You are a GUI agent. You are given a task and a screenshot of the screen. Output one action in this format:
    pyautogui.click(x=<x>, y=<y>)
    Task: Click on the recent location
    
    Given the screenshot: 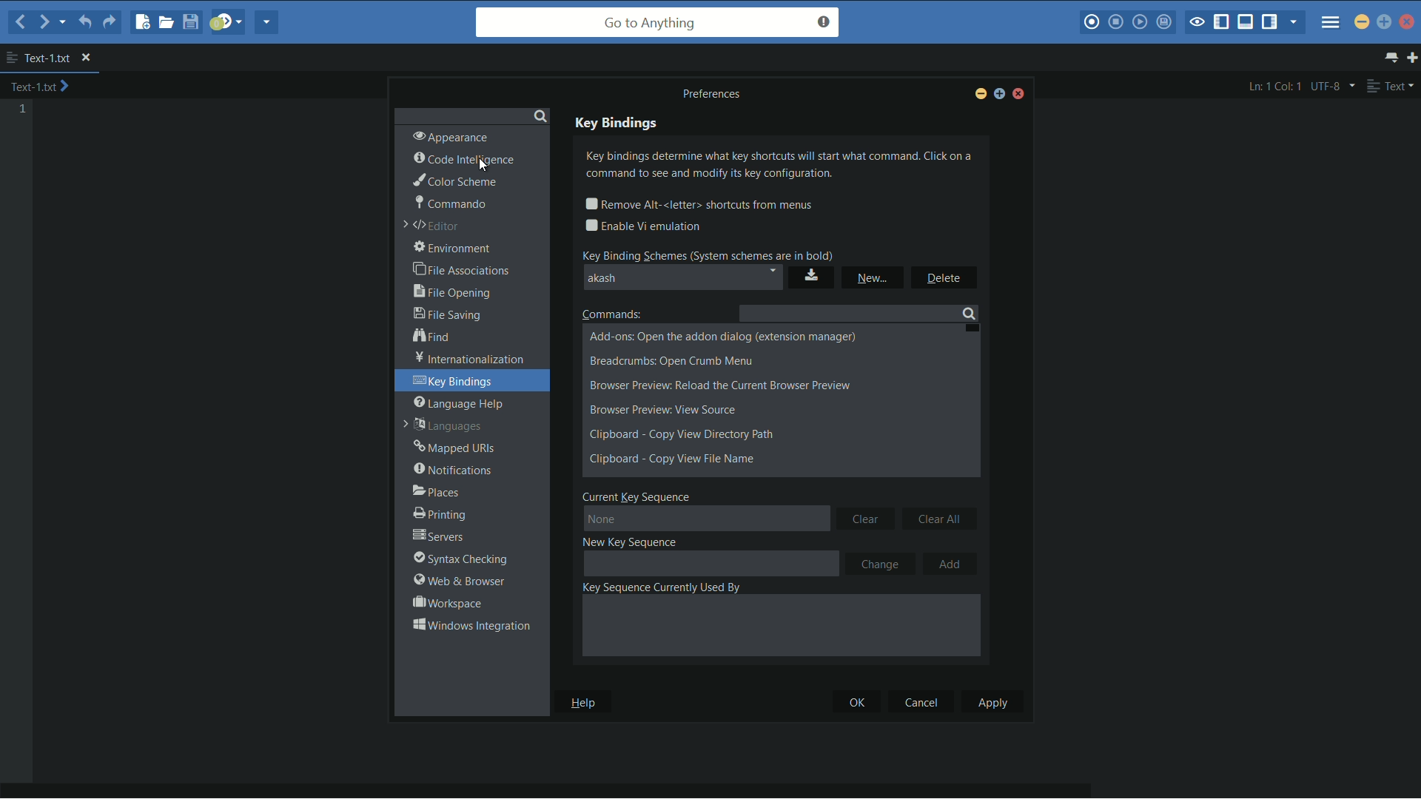 What is the action you would take?
    pyautogui.click(x=61, y=24)
    